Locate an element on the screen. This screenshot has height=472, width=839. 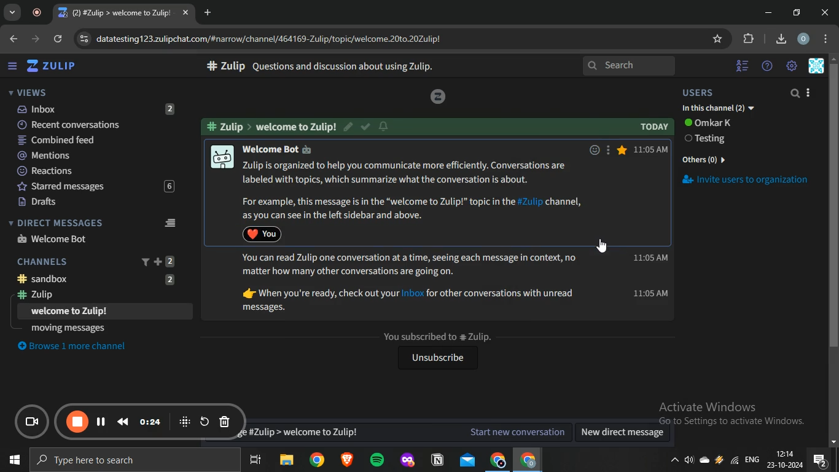
spotify is located at coordinates (377, 461).